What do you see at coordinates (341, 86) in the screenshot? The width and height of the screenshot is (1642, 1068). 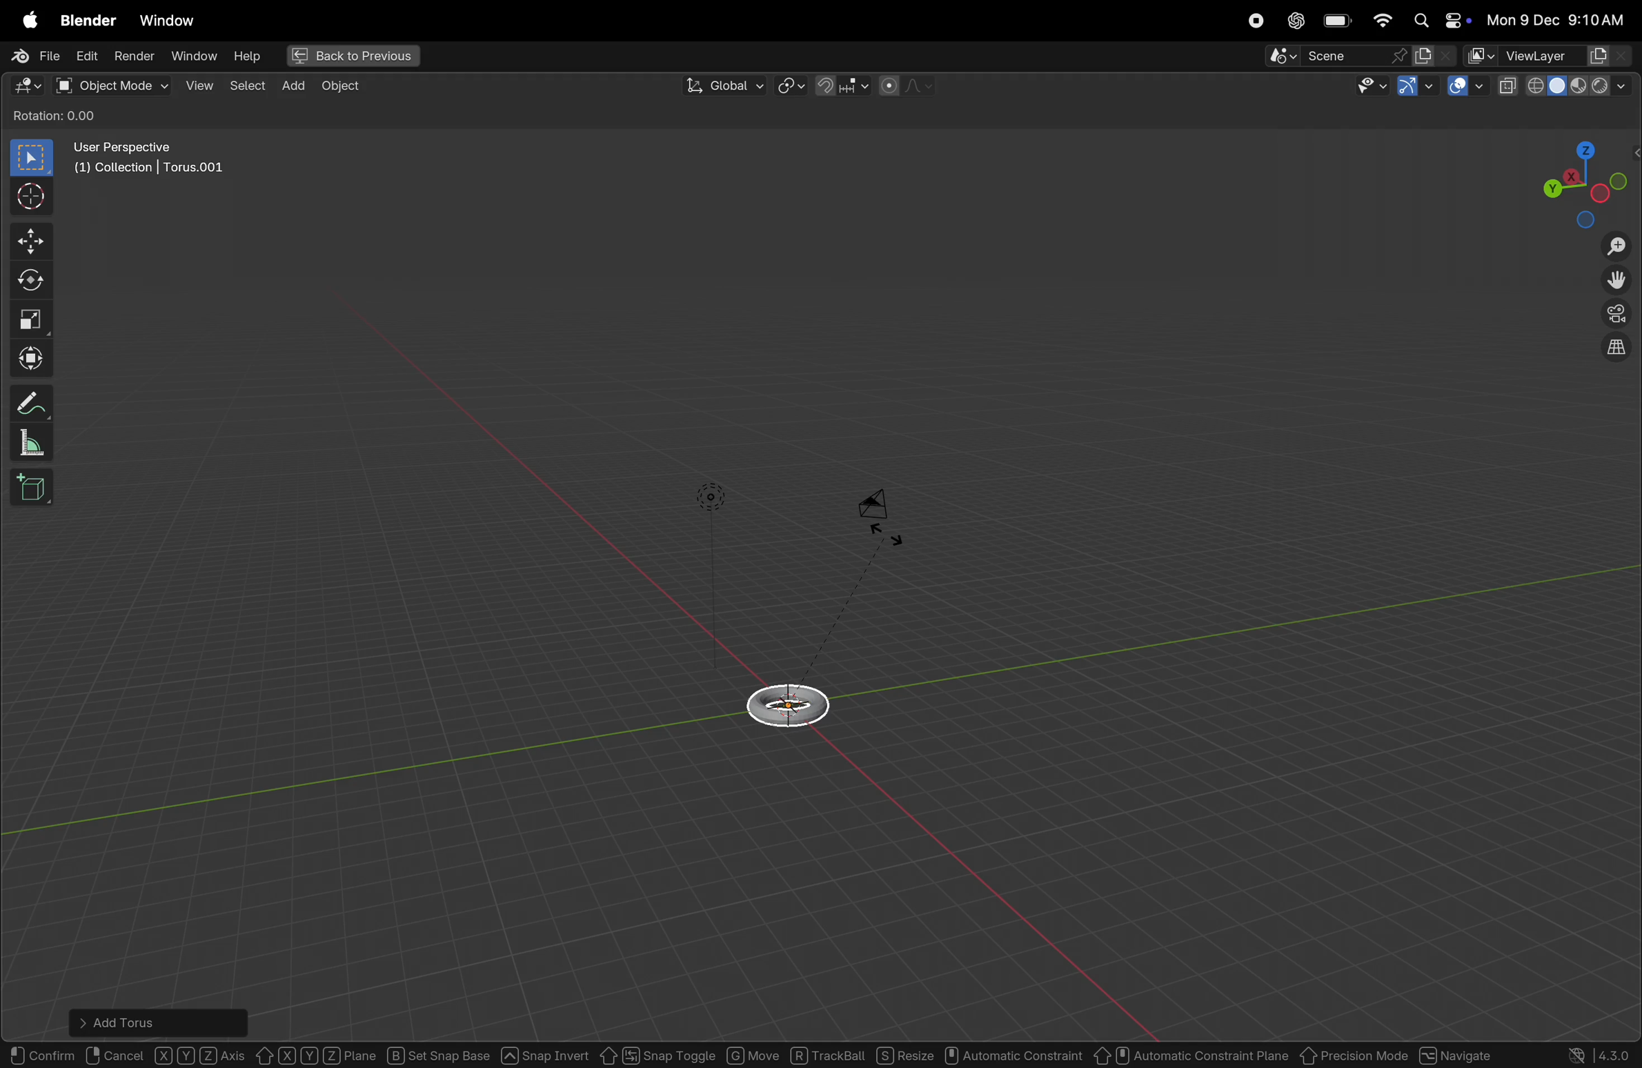 I see `object` at bounding box center [341, 86].